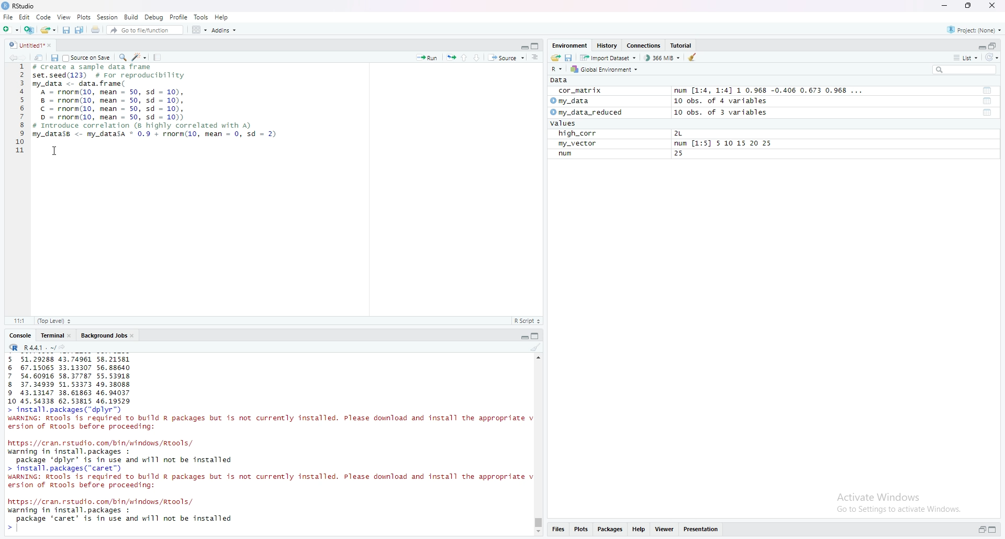 The image size is (1005, 539). I want to click on Collapse, so click(522, 338).